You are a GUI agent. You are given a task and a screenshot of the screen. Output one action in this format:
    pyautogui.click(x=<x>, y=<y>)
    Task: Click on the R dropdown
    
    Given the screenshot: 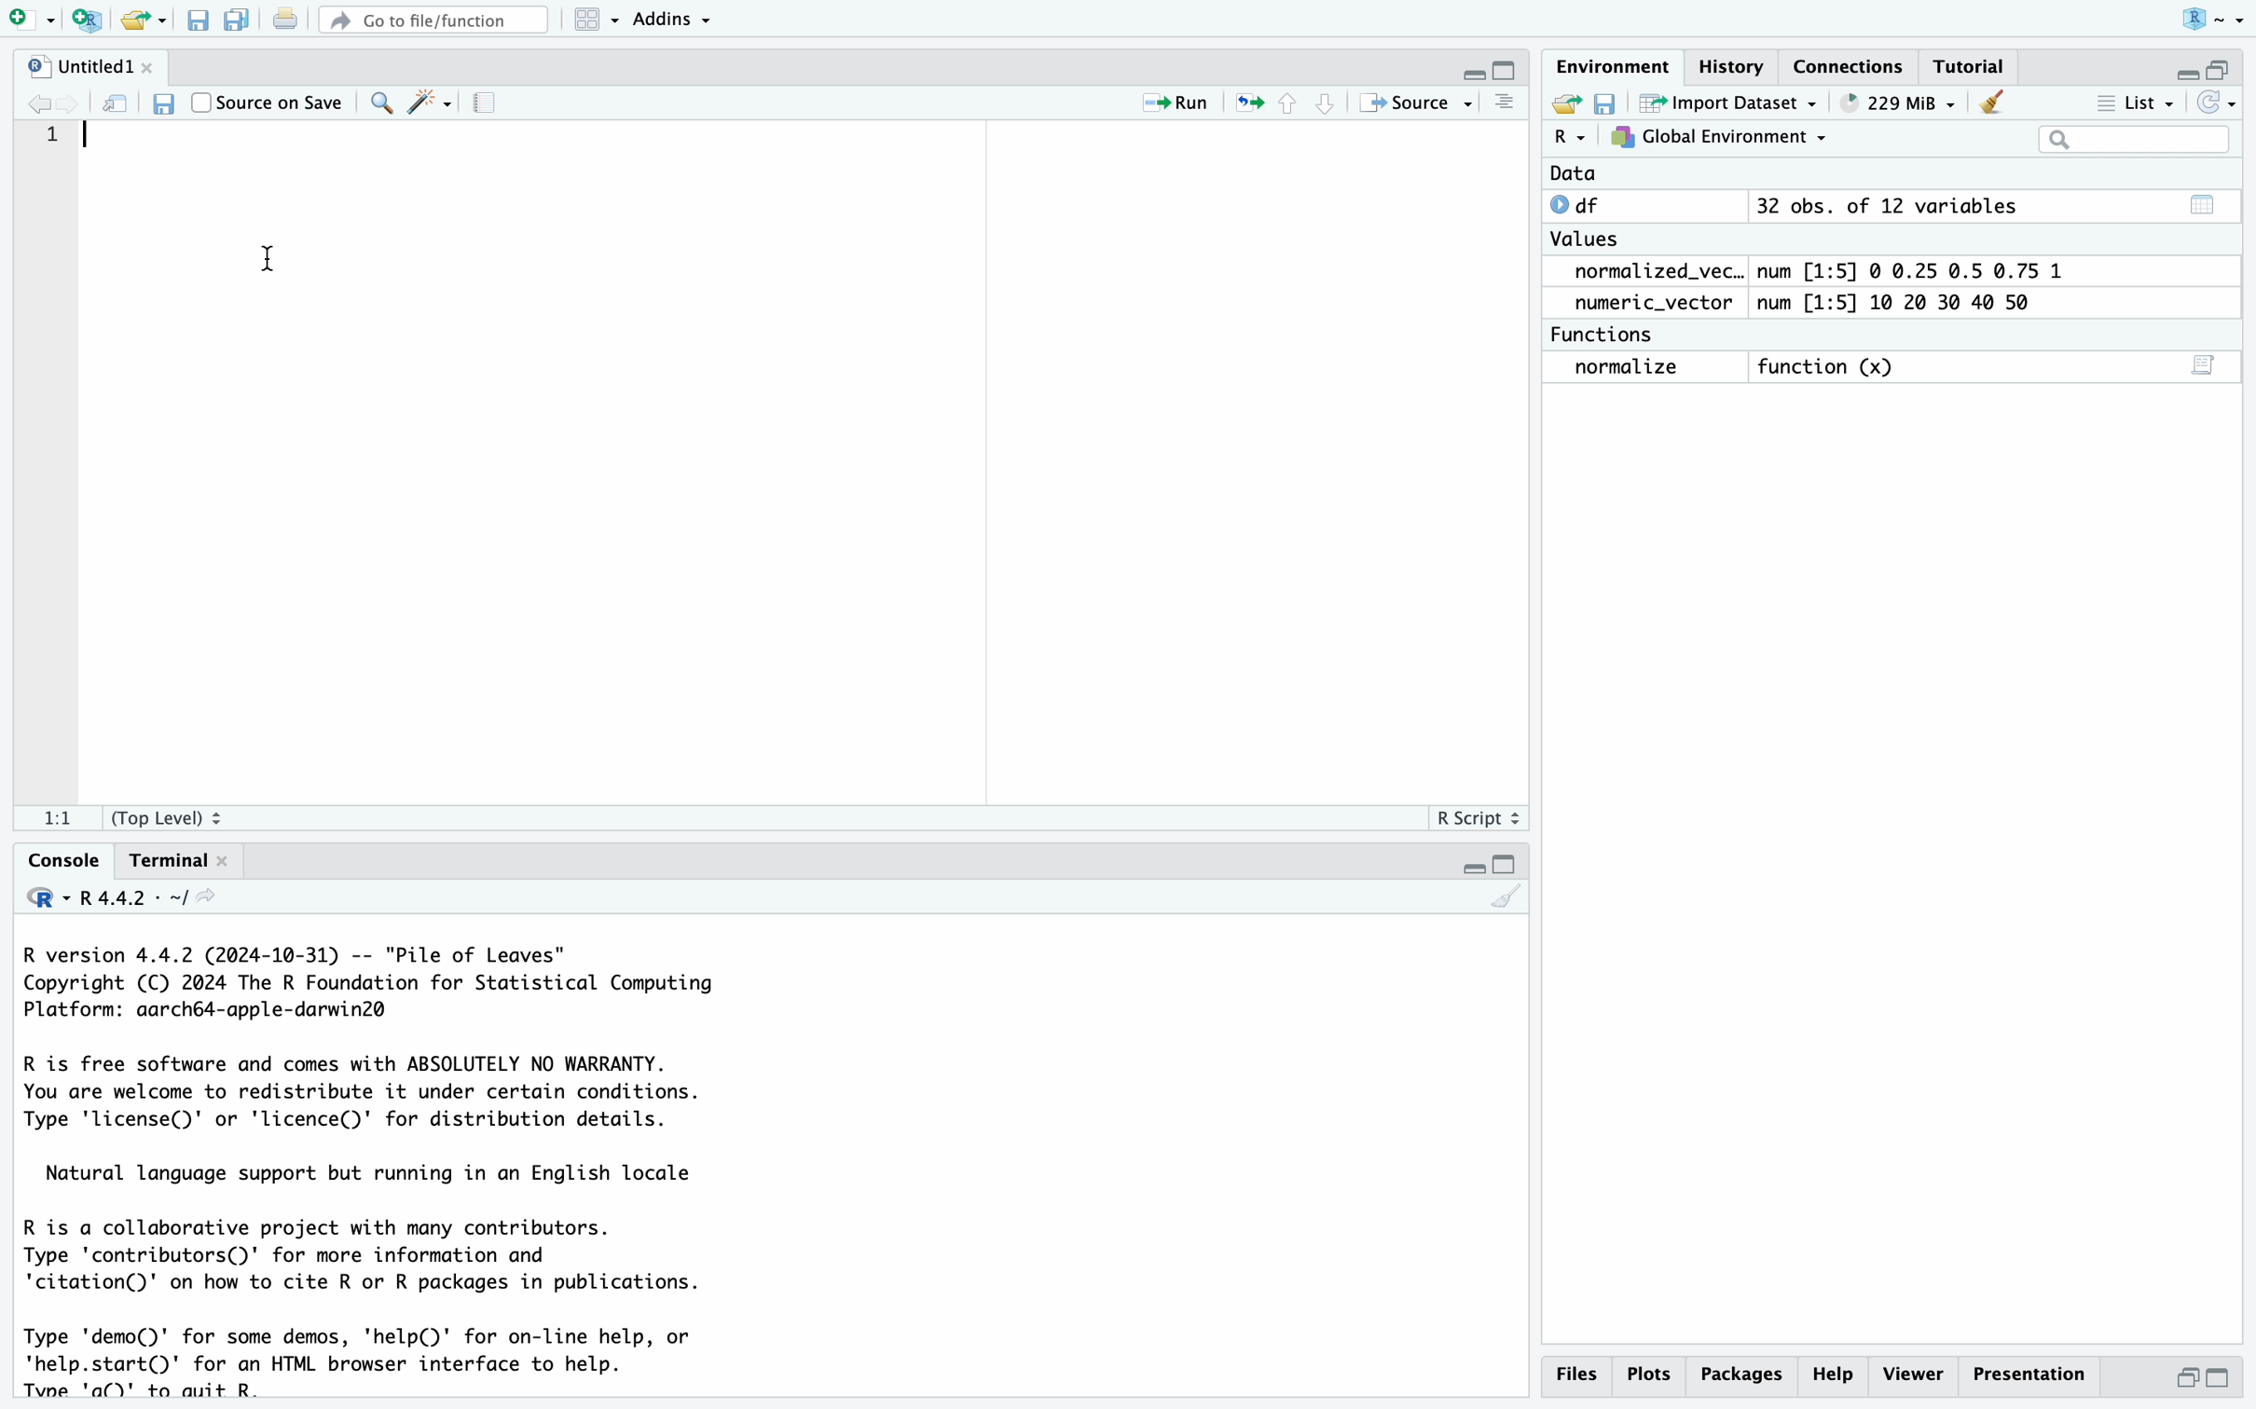 What is the action you would take?
    pyautogui.click(x=2220, y=18)
    